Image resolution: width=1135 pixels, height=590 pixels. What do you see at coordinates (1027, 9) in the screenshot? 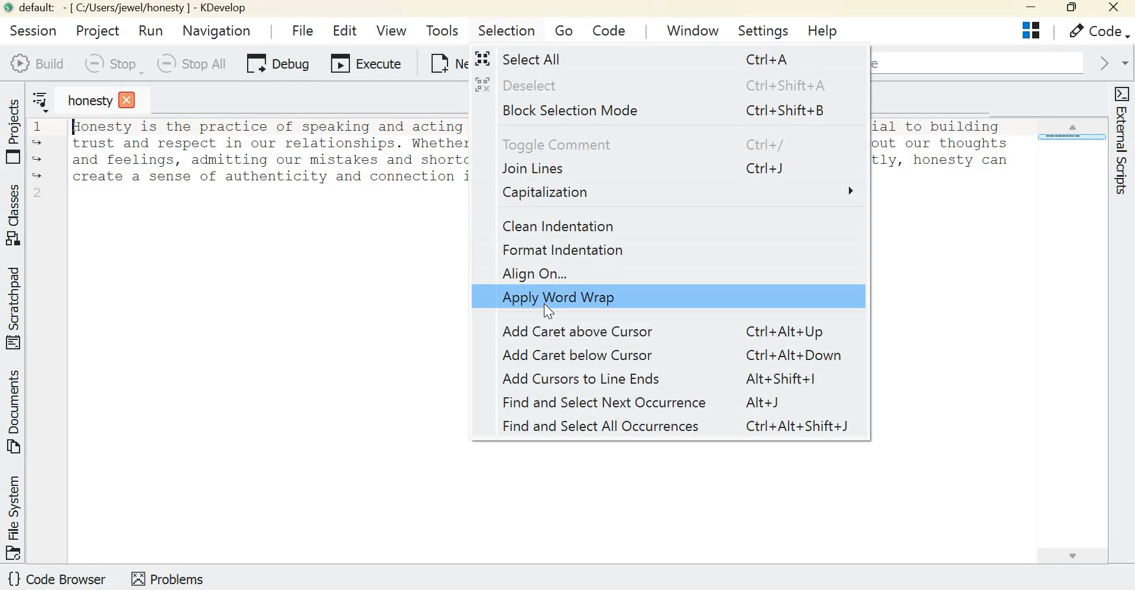
I see `Minimize` at bounding box center [1027, 9].